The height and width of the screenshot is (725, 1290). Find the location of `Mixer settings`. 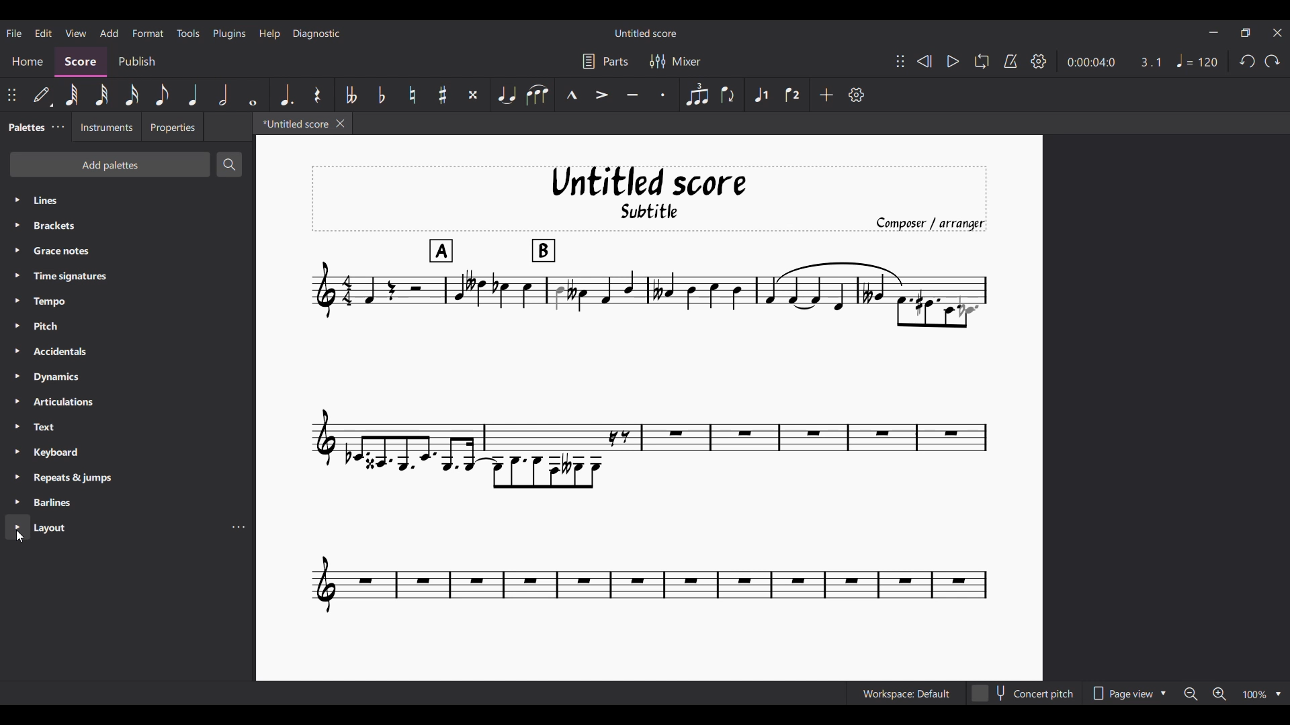

Mixer settings is located at coordinates (675, 62).